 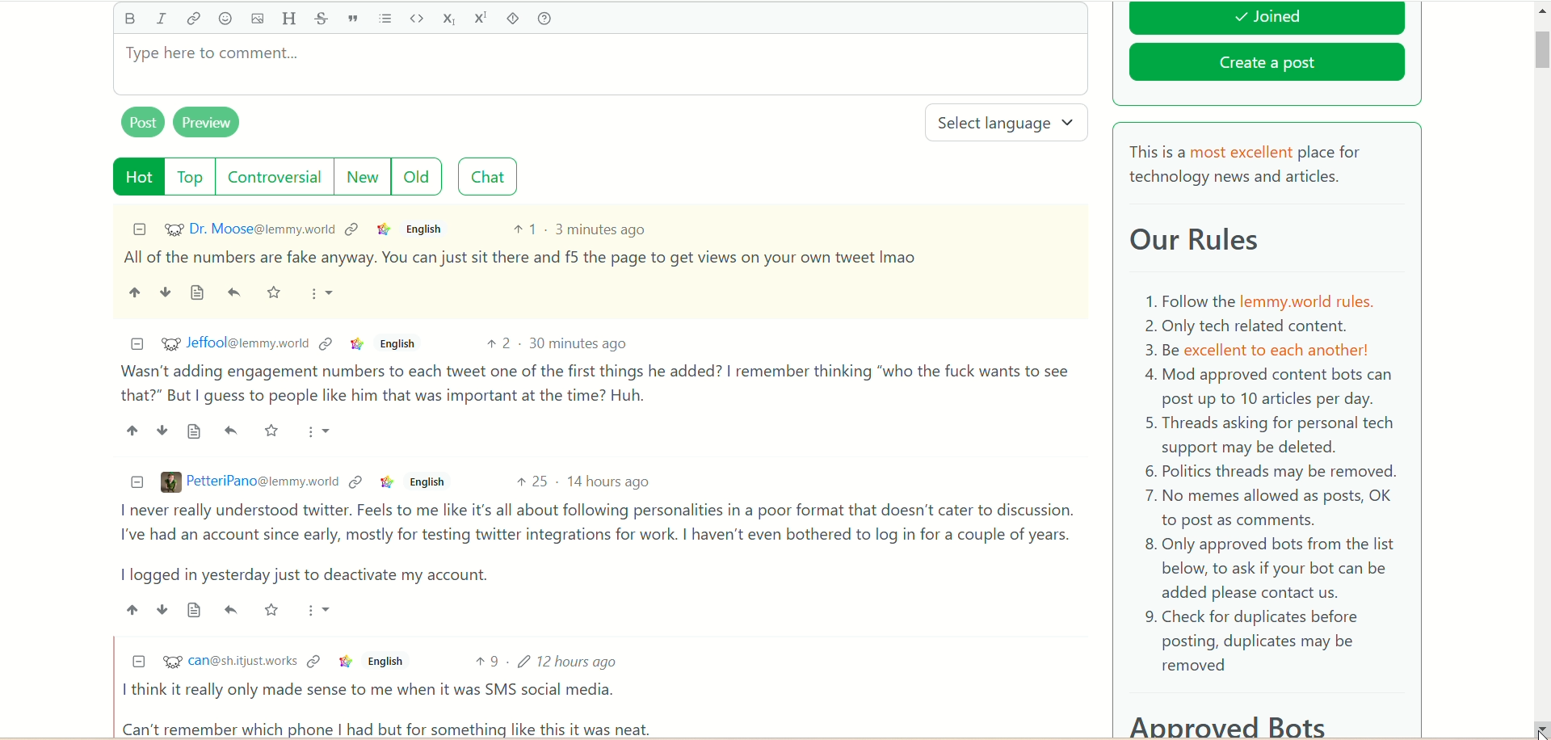 I want to click on code, so click(x=416, y=18).